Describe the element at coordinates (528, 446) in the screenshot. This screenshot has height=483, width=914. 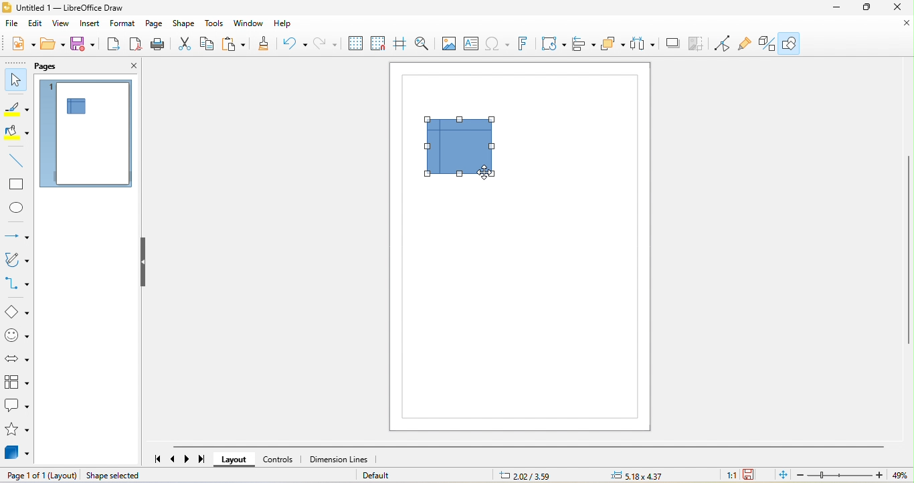
I see `horizontal scroll bar` at that location.